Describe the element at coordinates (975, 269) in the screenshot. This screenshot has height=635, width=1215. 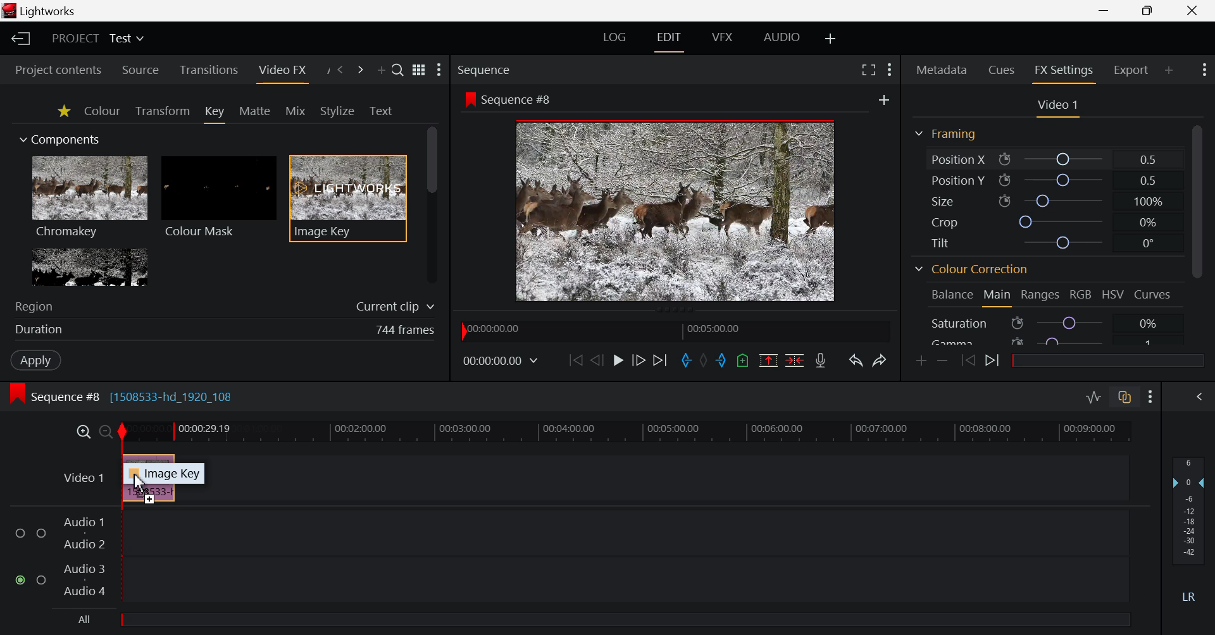
I see `Colour Correction` at that location.